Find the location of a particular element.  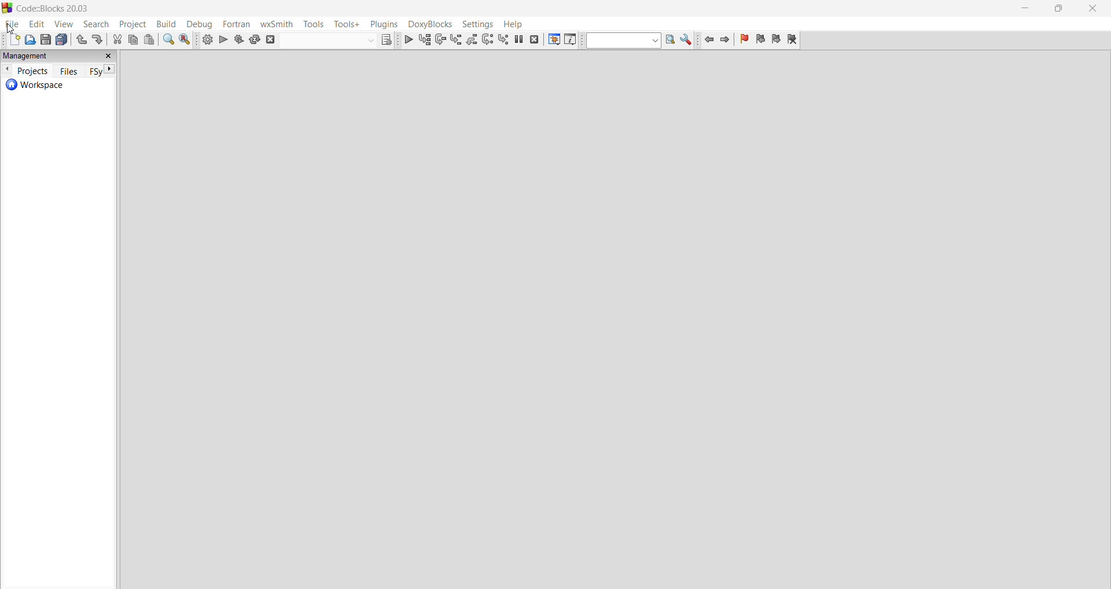

file is located at coordinates (13, 24).